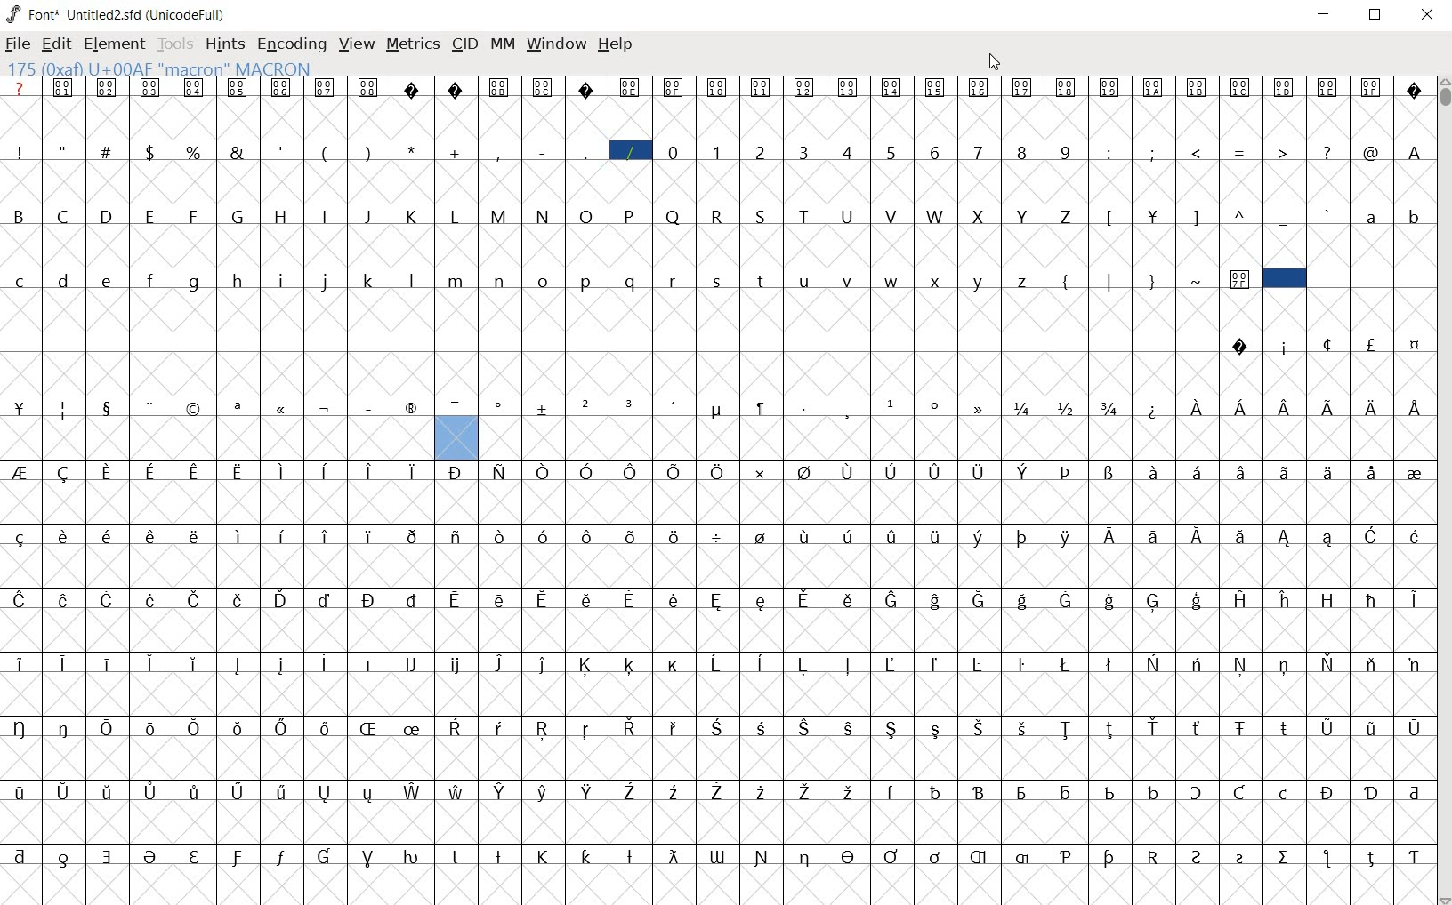 Image resolution: width=1452 pixels, height=905 pixels. Describe the element at coordinates (1198, 277) in the screenshot. I see `~` at that location.